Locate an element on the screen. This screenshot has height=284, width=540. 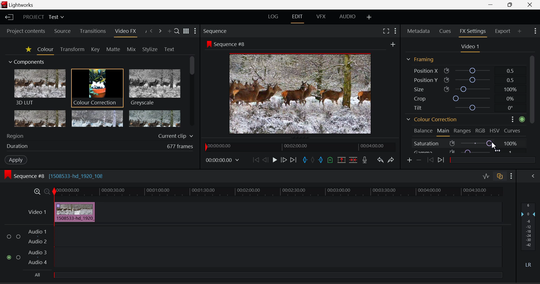
Audio 1 is located at coordinates (37, 232).